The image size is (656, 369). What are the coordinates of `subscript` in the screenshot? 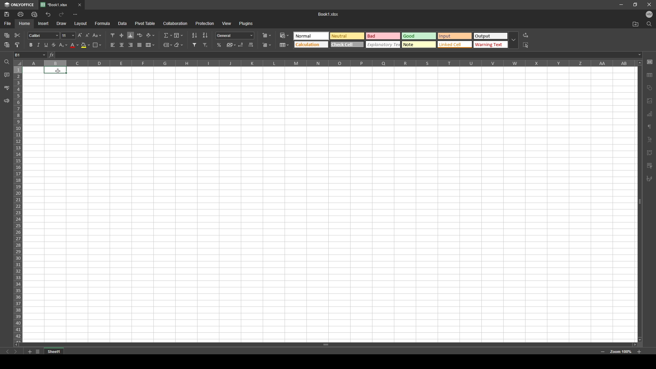 It's located at (64, 45).